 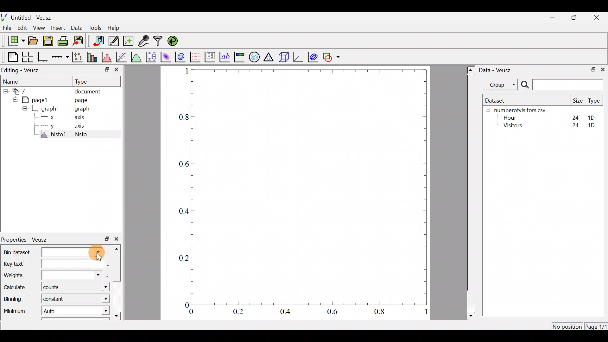 What do you see at coordinates (84, 110) in the screenshot?
I see `graph` at bounding box center [84, 110].